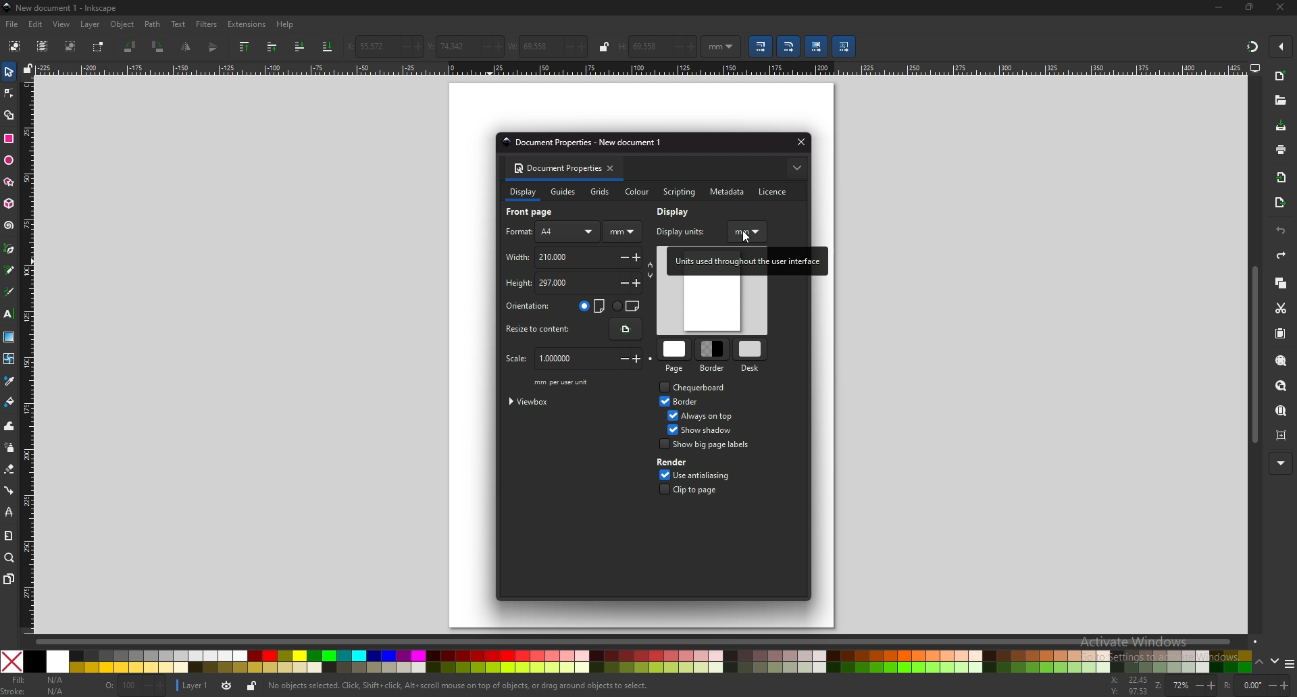 This screenshot has width=1297, height=697. I want to click on view, so click(63, 24).